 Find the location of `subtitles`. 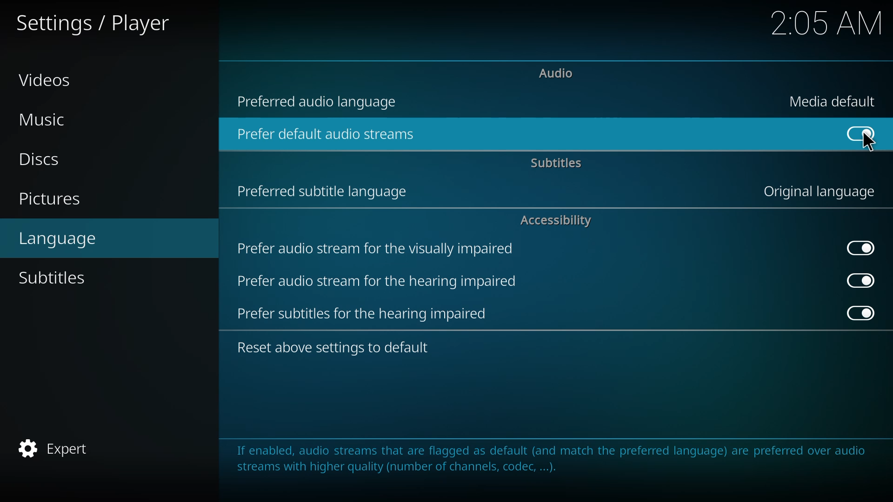

subtitles is located at coordinates (57, 277).